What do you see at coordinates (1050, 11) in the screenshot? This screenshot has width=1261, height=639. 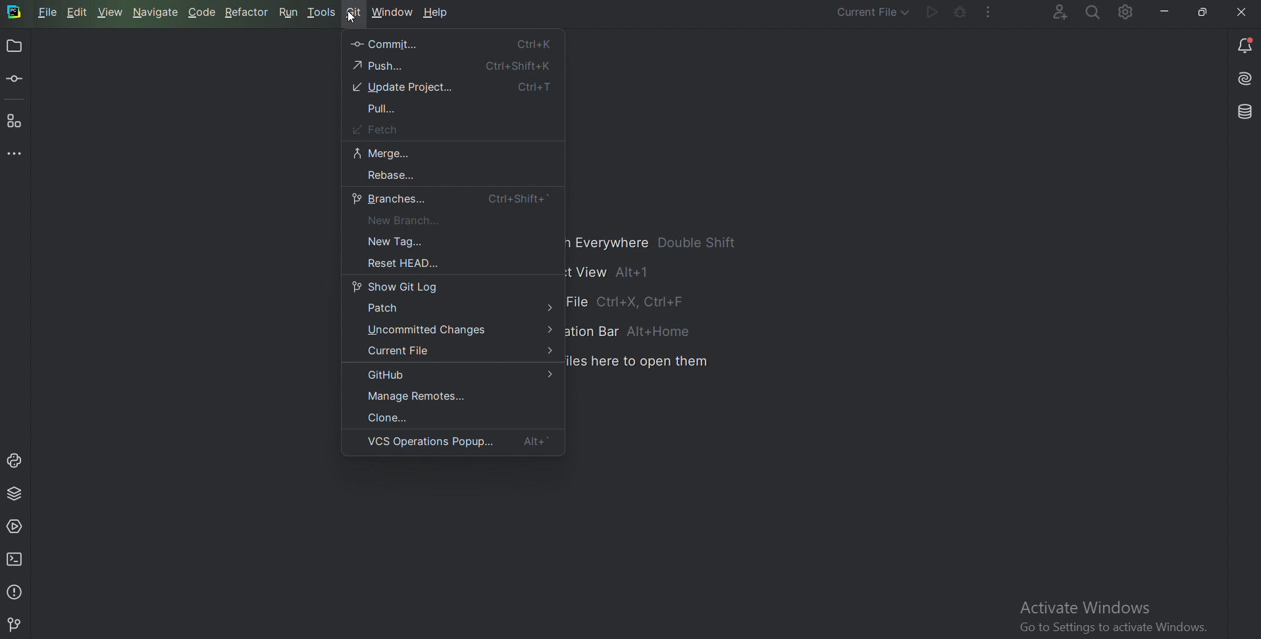 I see `Code with me` at bounding box center [1050, 11].